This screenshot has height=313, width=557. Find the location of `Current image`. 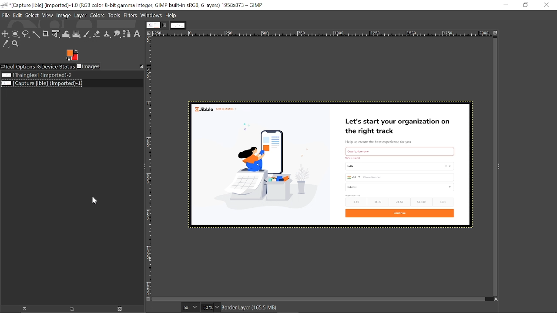

Current image is located at coordinates (260, 170).